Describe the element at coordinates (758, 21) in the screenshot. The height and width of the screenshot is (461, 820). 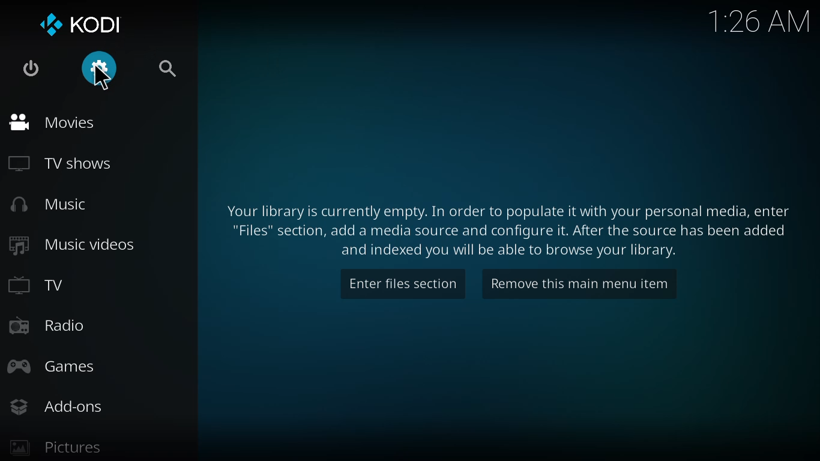
I see `time` at that location.